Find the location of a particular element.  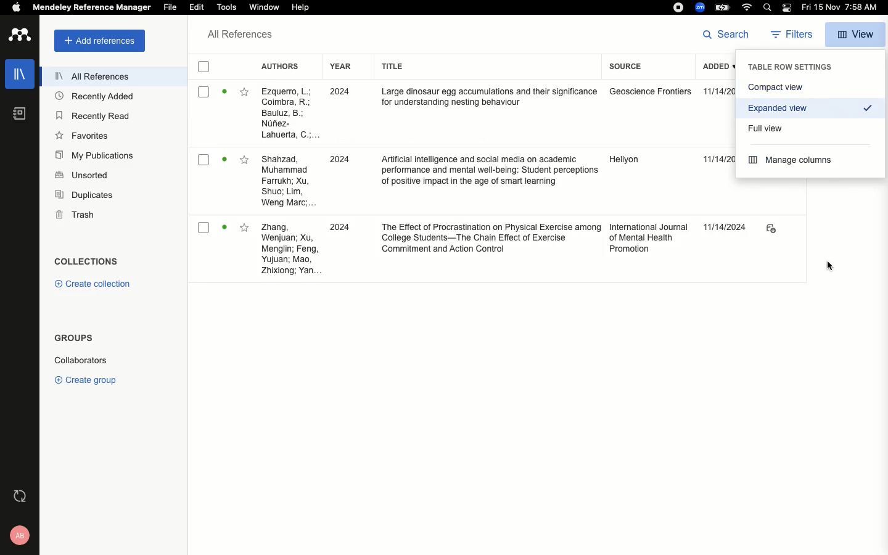

Active is located at coordinates (224, 158).